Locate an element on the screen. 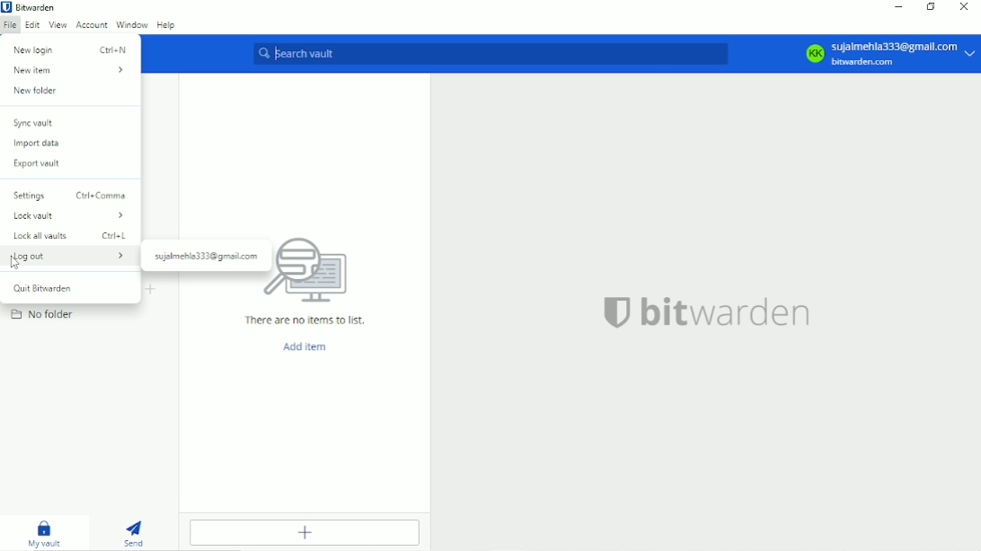 The width and height of the screenshot is (981, 551). New item > is located at coordinates (69, 71).